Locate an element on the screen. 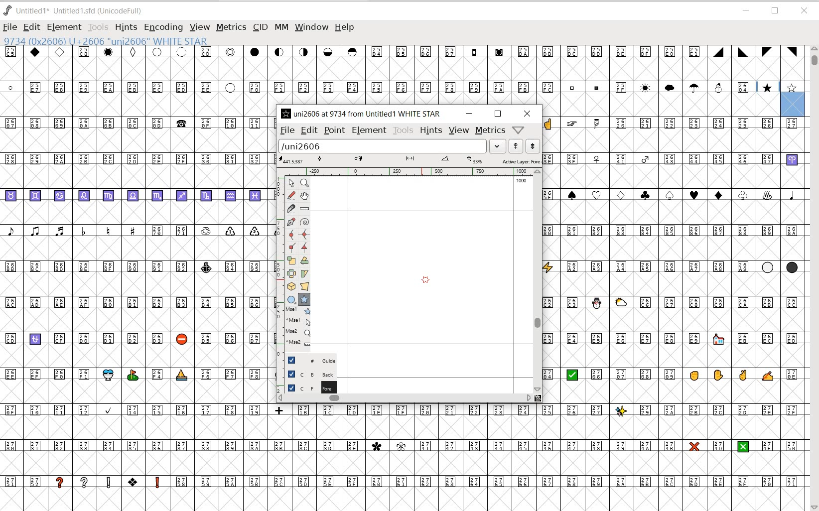 This screenshot has height=511, width=819. CLOSE is located at coordinates (527, 114).